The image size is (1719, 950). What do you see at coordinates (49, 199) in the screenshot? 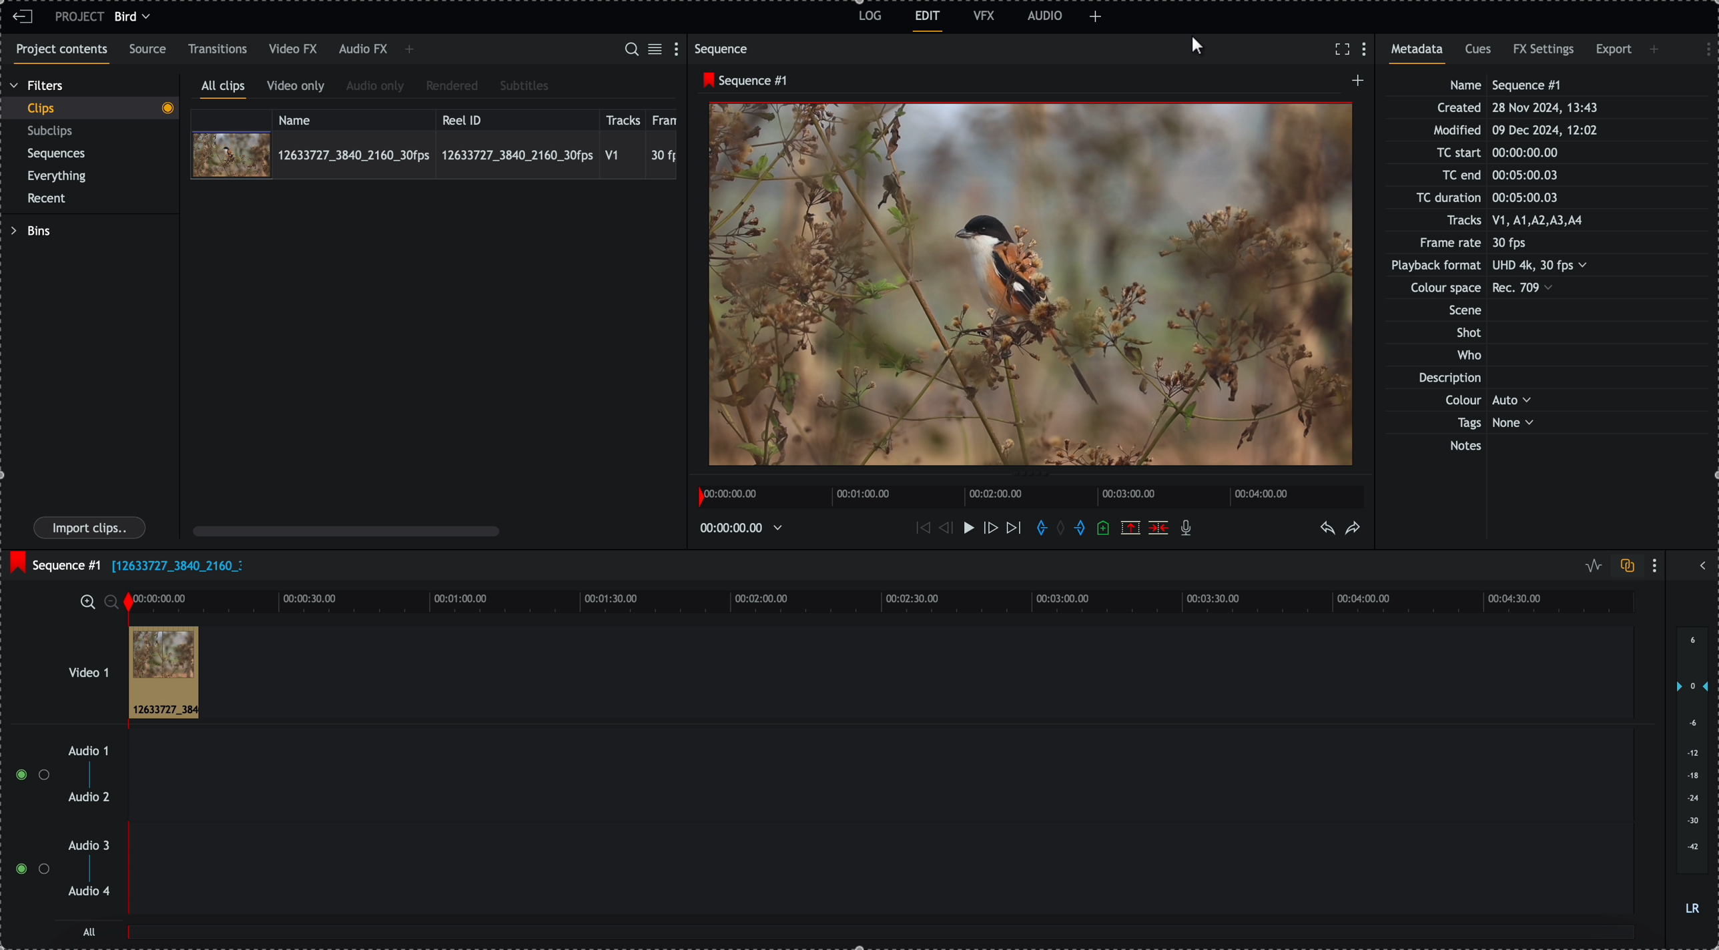
I see `recent` at bounding box center [49, 199].